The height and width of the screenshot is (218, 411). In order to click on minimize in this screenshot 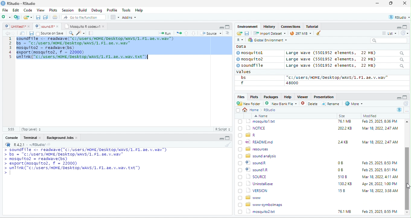, I will do `click(221, 139)`.